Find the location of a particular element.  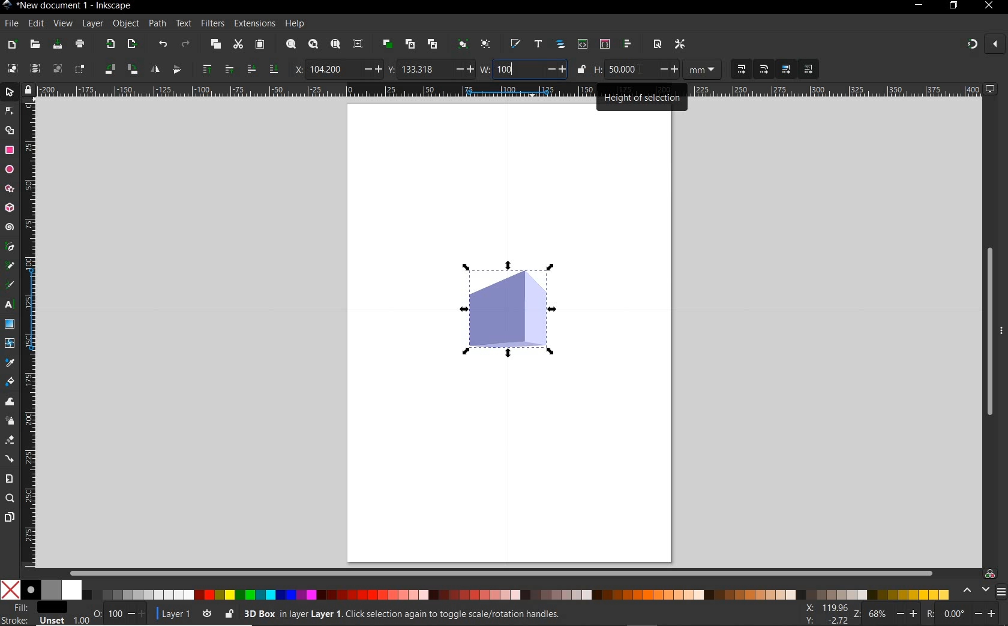

no objects selected is located at coordinates (465, 612).